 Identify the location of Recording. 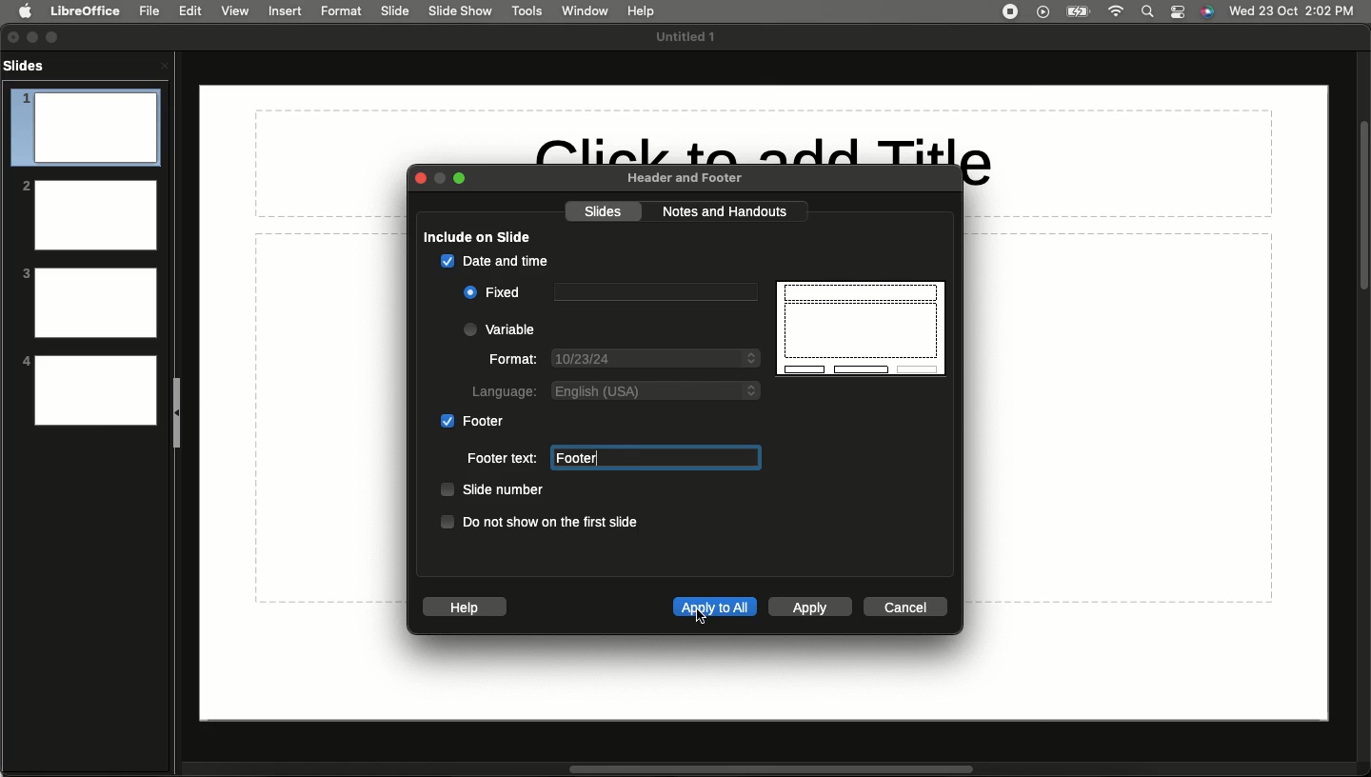
(1009, 10).